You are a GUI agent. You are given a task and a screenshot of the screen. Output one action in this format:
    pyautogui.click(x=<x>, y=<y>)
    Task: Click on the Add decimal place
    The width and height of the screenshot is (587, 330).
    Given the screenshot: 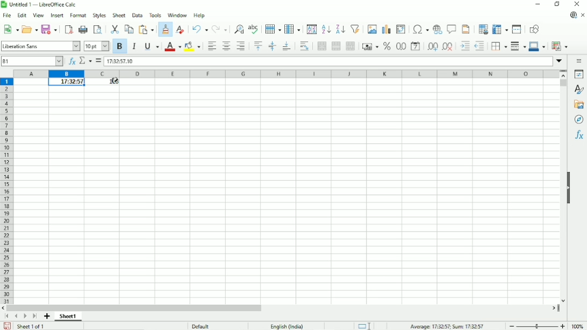 What is the action you would take?
    pyautogui.click(x=432, y=48)
    